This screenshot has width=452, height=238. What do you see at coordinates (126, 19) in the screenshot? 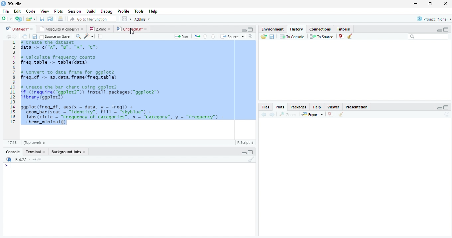
I see `Workspace panes` at bounding box center [126, 19].